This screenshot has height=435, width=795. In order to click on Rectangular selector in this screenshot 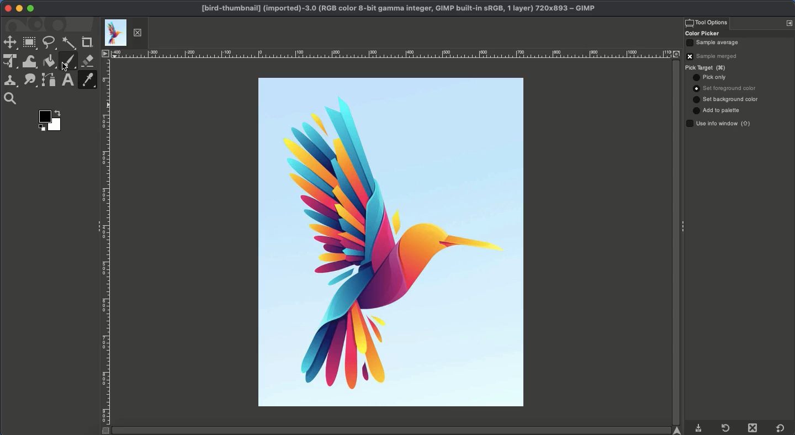, I will do `click(29, 43)`.